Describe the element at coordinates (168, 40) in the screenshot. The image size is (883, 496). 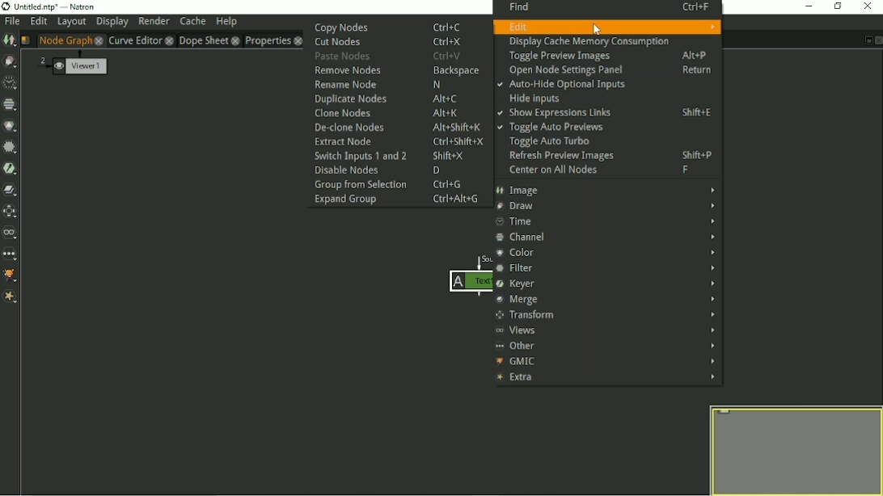
I see `close` at that location.